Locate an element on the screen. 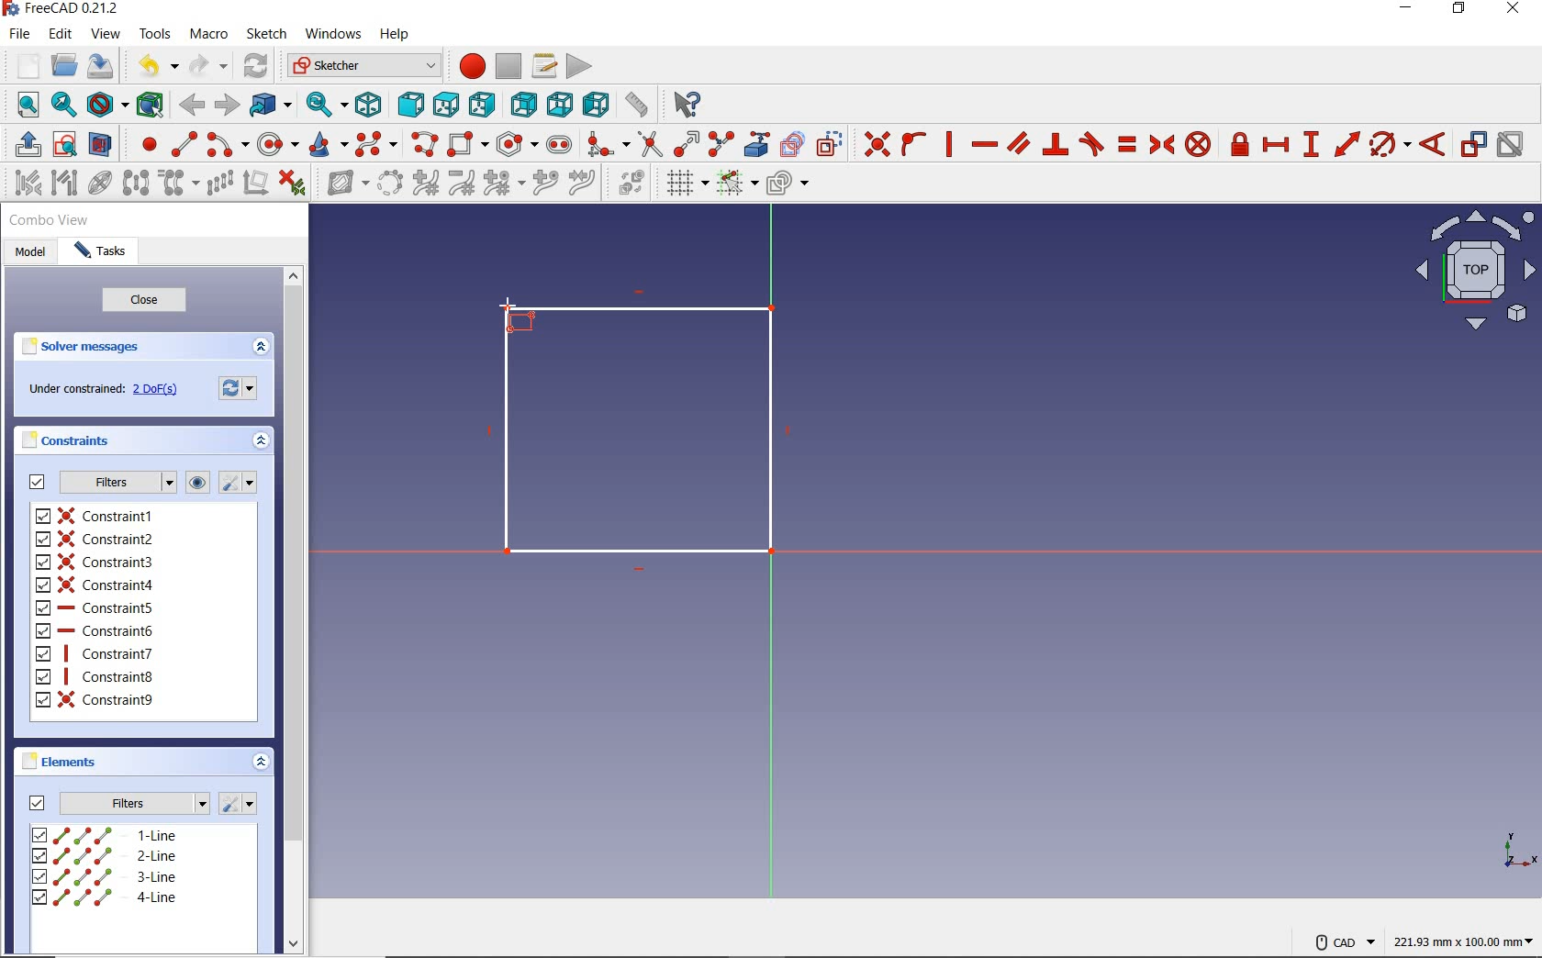 The height and width of the screenshot is (958, 1542). constrain horizontal distance is located at coordinates (1277, 147).